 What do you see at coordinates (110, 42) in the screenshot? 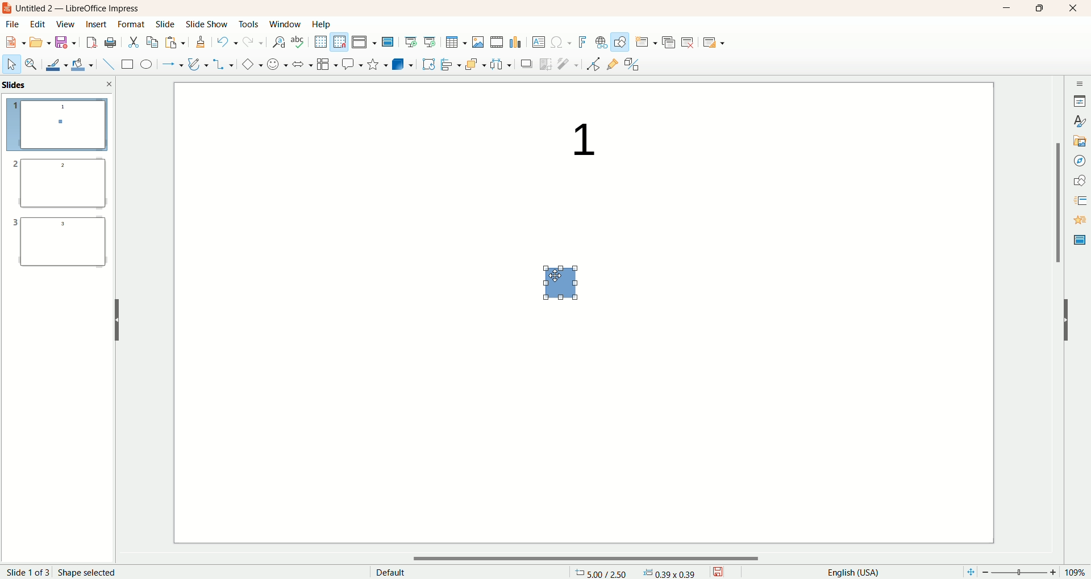
I see `print` at bounding box center [110, 42].